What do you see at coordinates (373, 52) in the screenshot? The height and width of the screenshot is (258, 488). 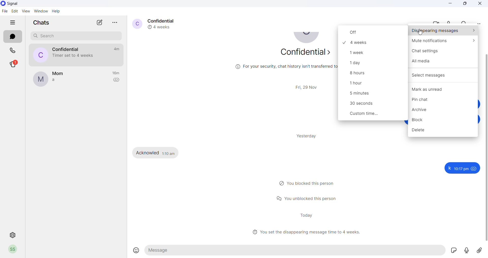 I see `disappearing messages timeframe` at bounding box center [373, 52].